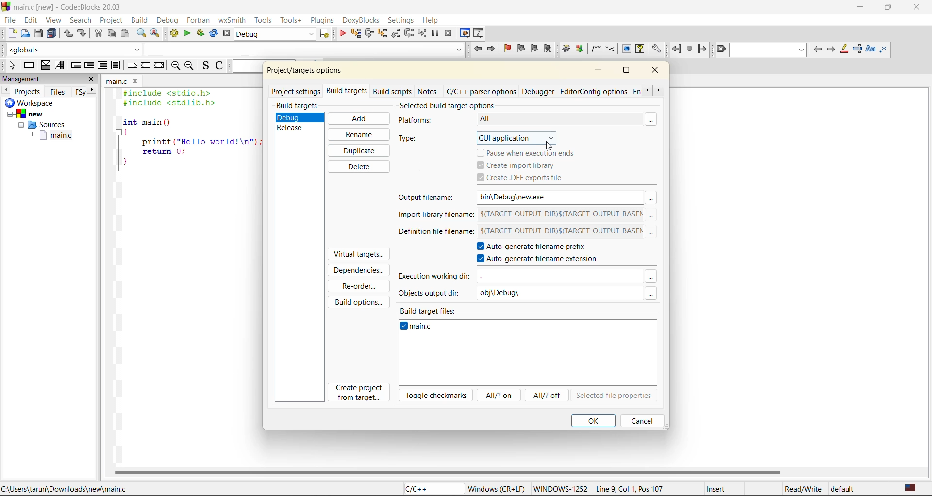 The height and width of the screenshot is (496, 932). Describe the element at coordinates (29, 91) in the screenshot. I see `projects` at that location.